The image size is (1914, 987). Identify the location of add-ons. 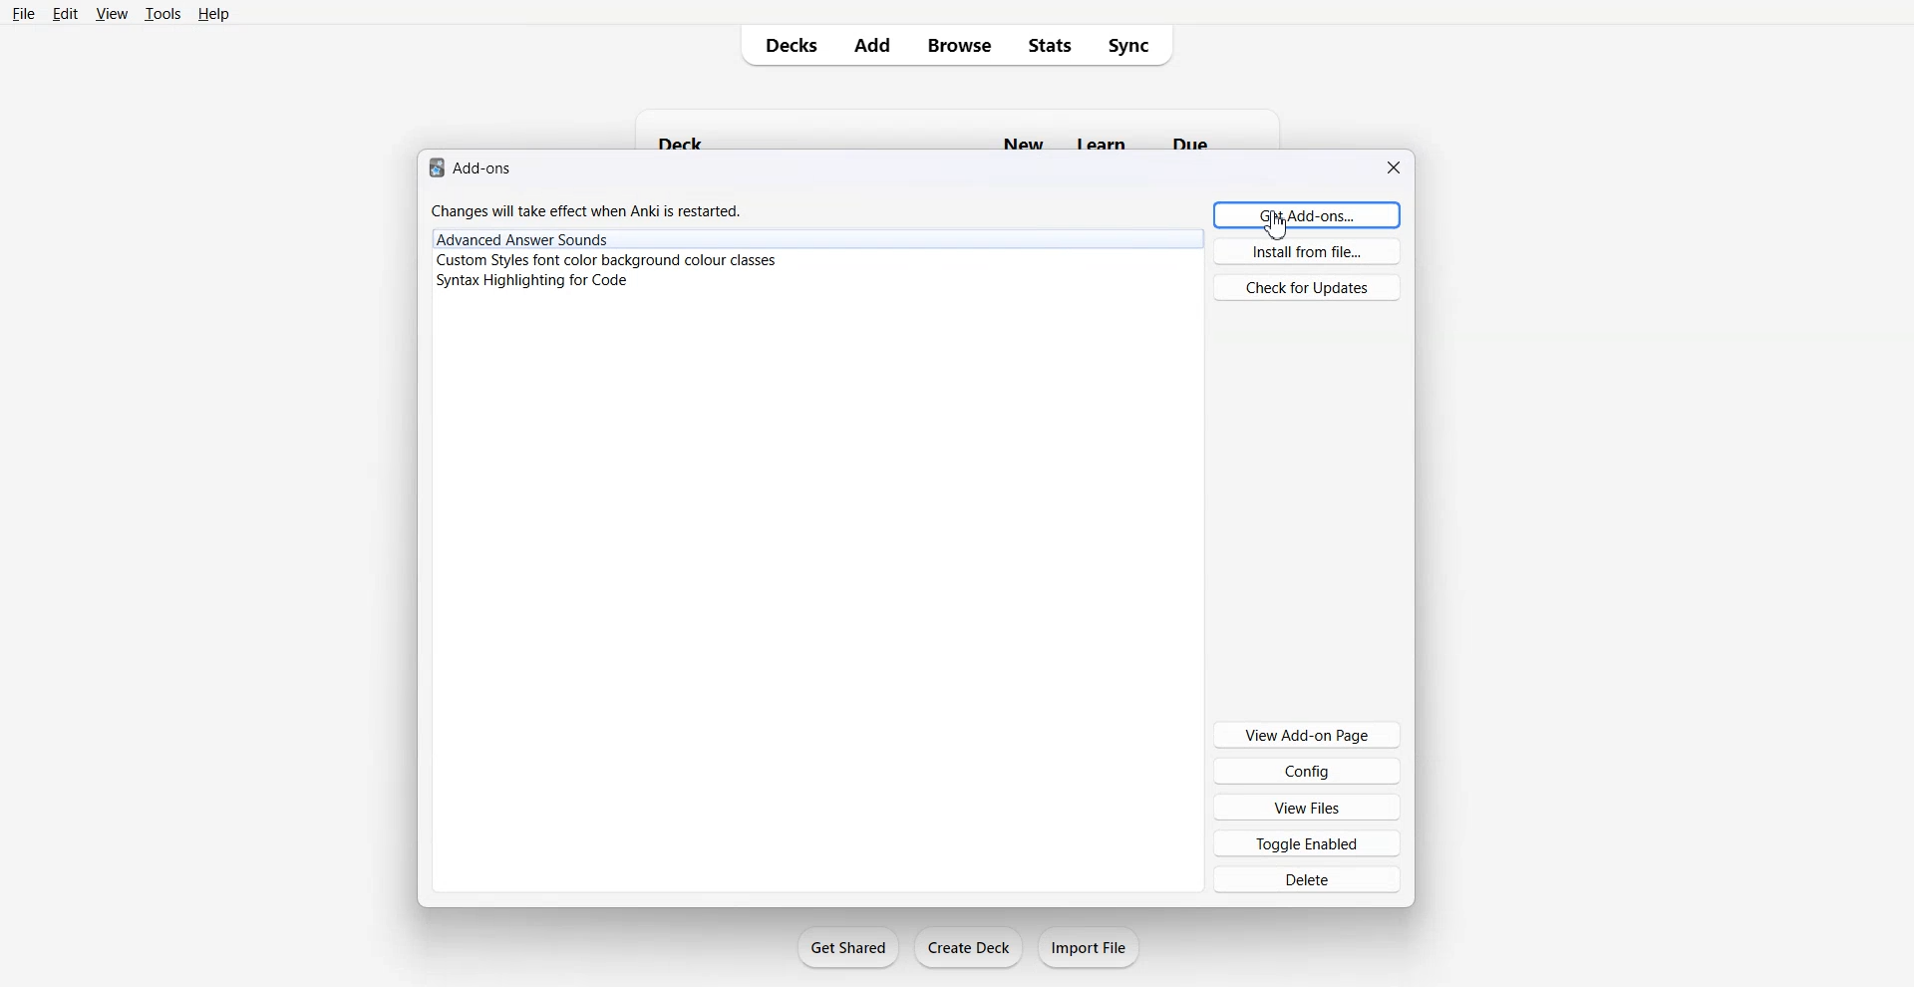
(488, 169).